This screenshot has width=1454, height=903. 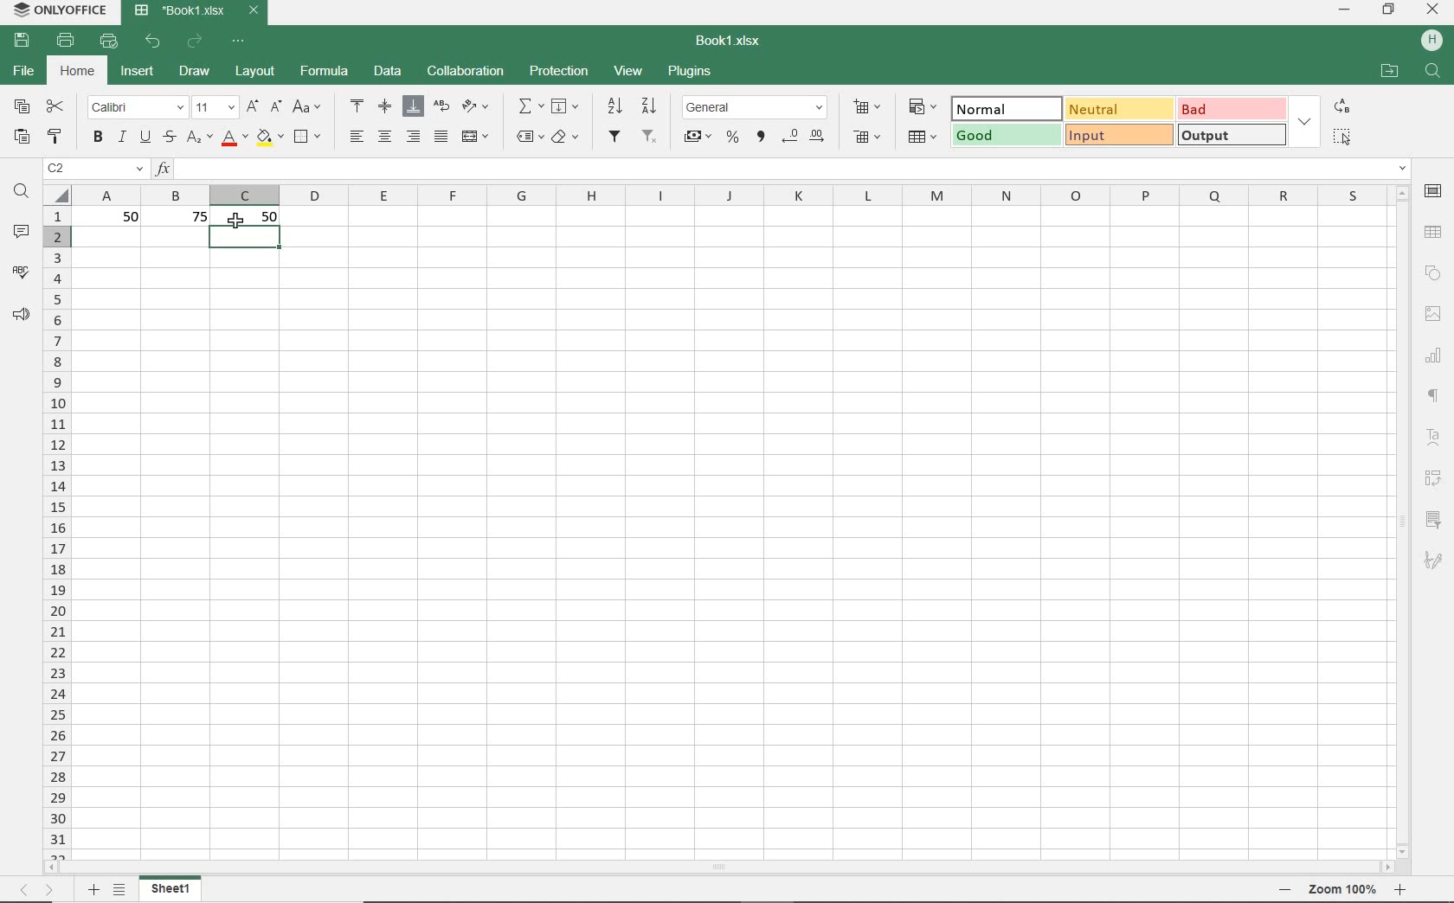 I want to click on percent style, so click(x=734, y=138).